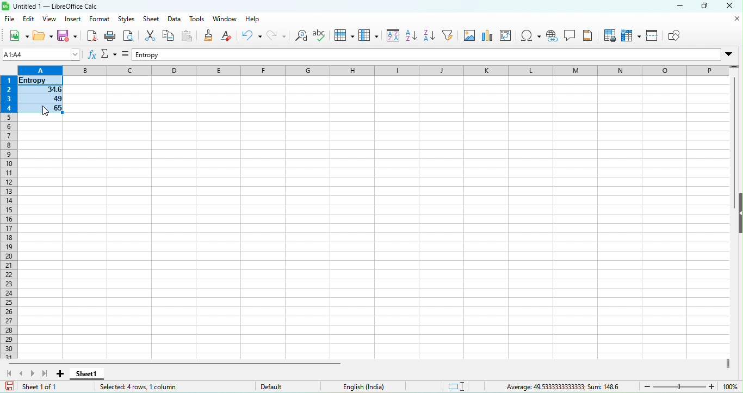 This screenshot has width=743, height=393. What do you see at coordinates (173, 363) in the screenshot?
I see `horizontal scroll bar` at bounding box center [173, 363].